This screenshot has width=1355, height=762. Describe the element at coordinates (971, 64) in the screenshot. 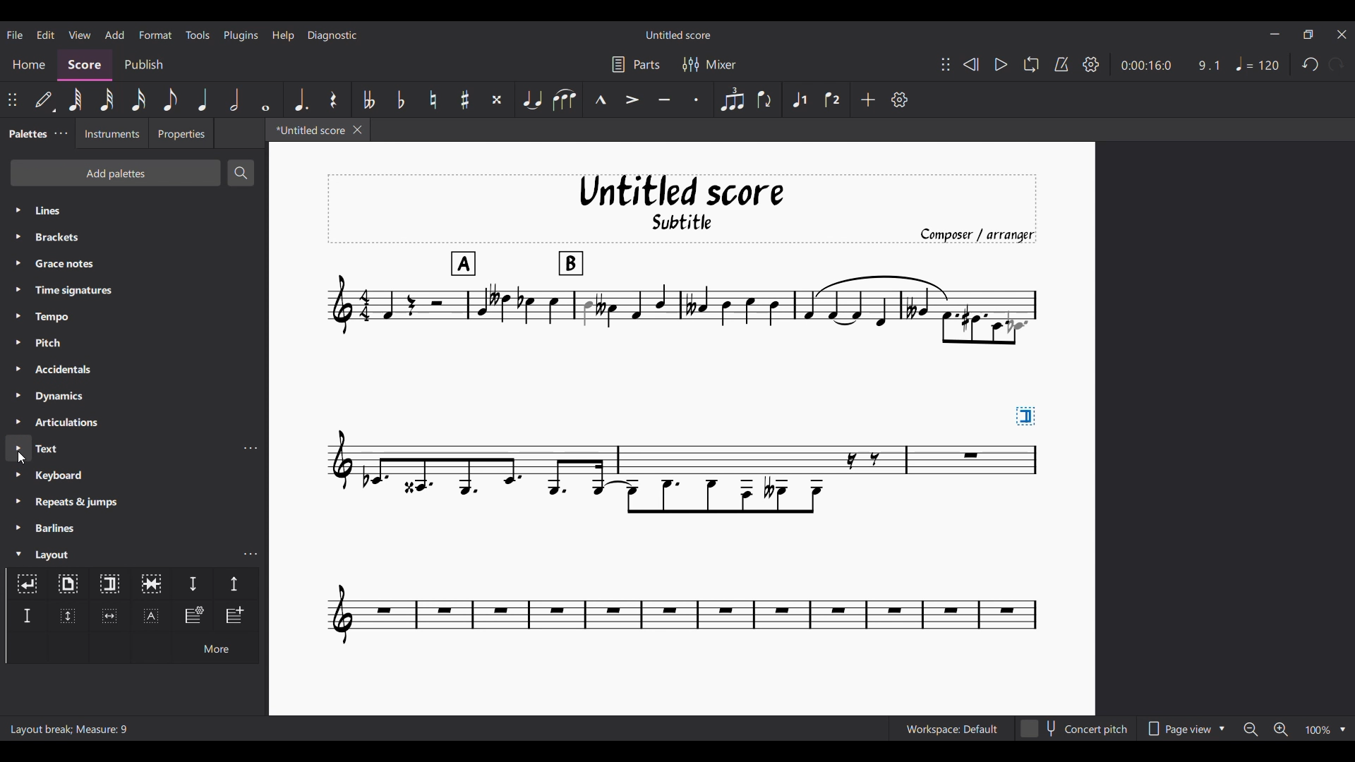

I see `Rewind` at that location.